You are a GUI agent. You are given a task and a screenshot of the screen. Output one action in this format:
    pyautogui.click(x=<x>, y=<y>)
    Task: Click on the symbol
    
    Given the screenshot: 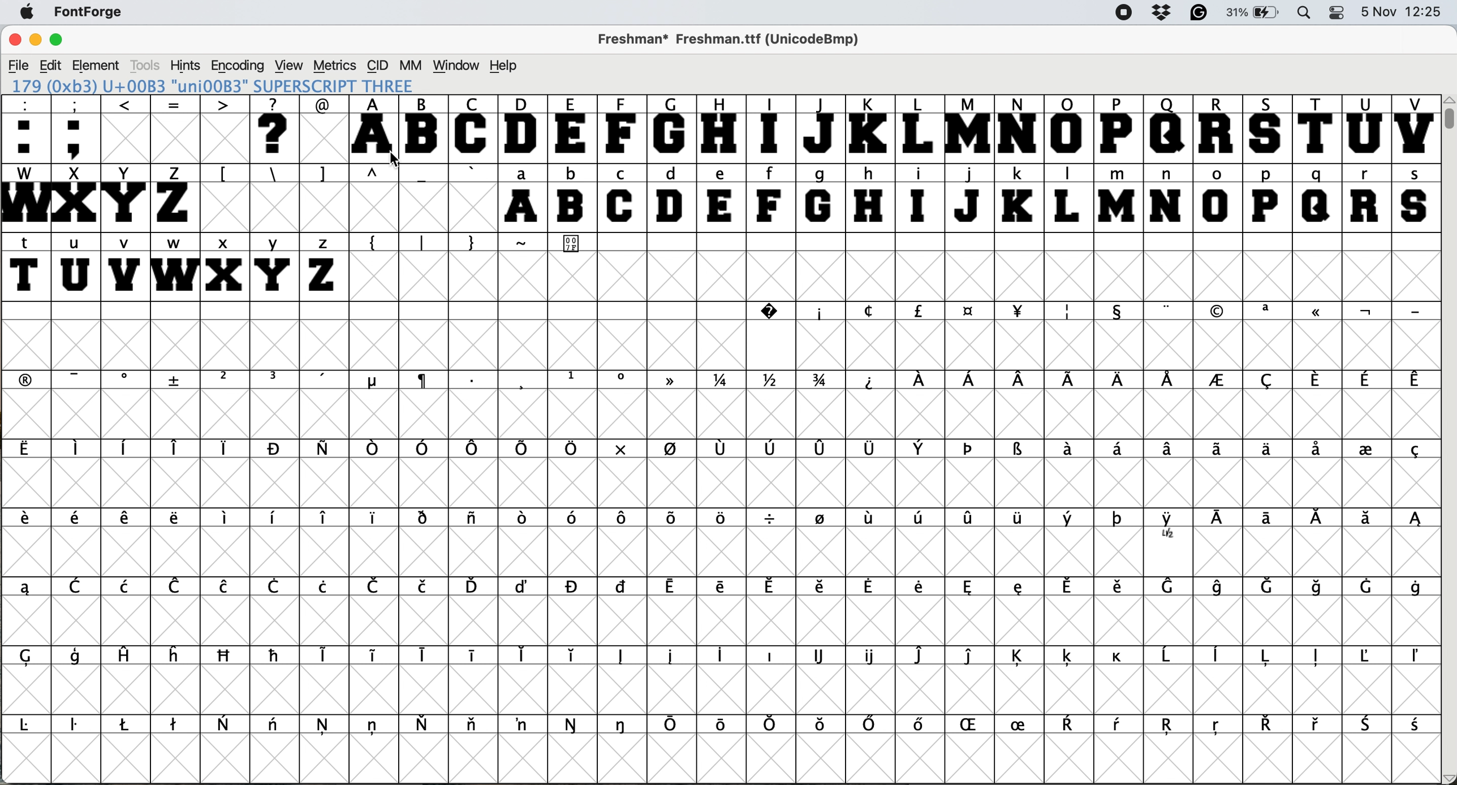 What is the action you would take?
    pyautogui.click(x=174, y=519)
    